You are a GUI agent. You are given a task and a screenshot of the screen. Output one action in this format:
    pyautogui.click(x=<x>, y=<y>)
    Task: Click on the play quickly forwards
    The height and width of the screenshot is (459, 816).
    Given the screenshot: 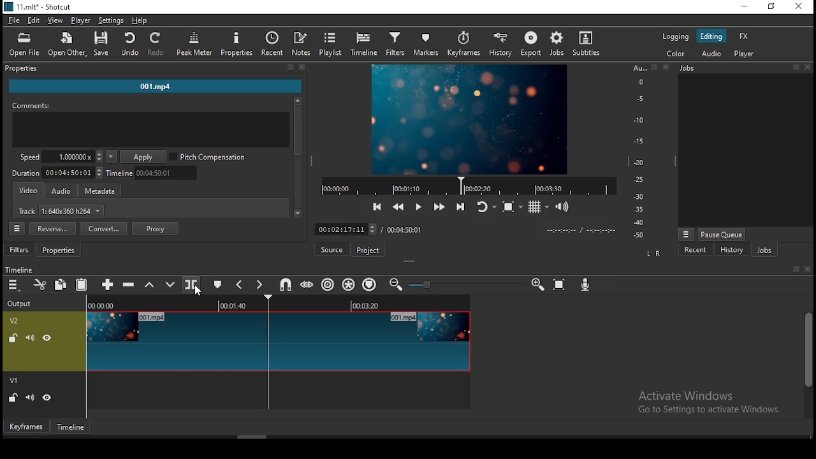 What is the action you would take?
    pyautogui.click(x=441, y=207)
    